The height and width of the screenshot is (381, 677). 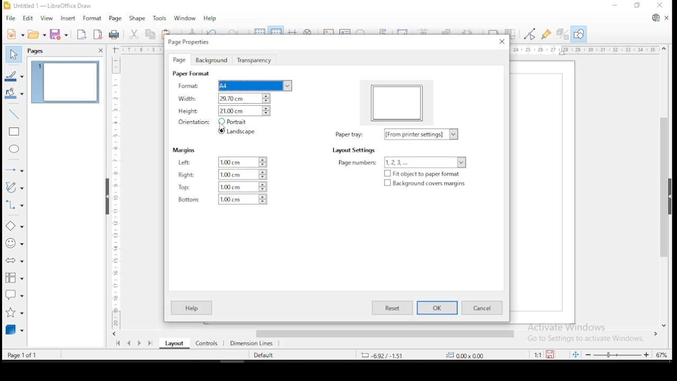 I want to click on save, so click(x=60, y=34).